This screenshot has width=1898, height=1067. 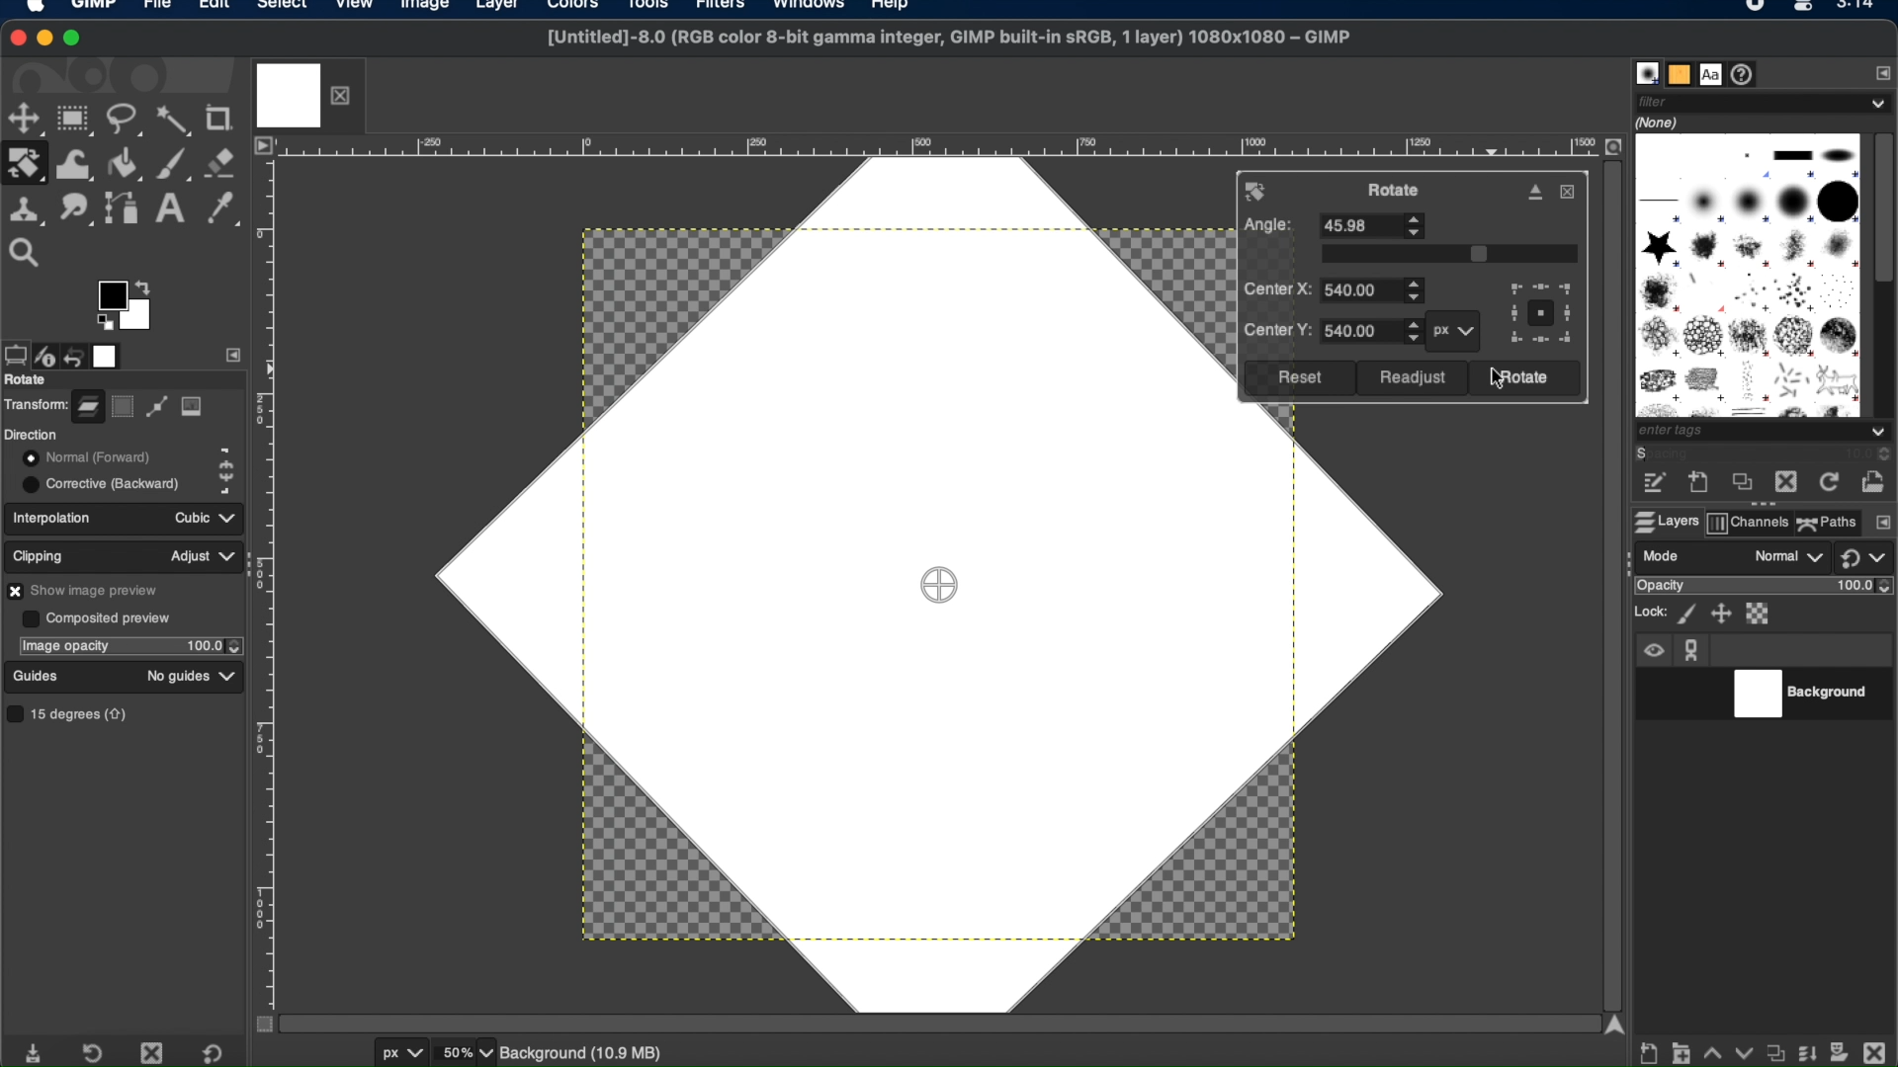 What do you see at coordinates (37, 1051) in the screenshot?
I see `save tool preset` at bounding box center [37, 1051].